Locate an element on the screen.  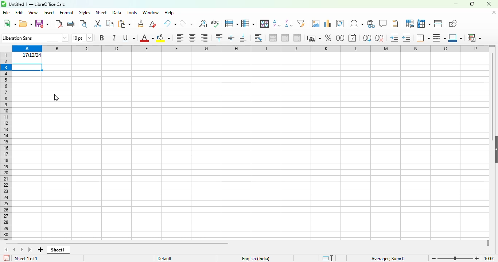
sort is located at coordinates (265, 24).